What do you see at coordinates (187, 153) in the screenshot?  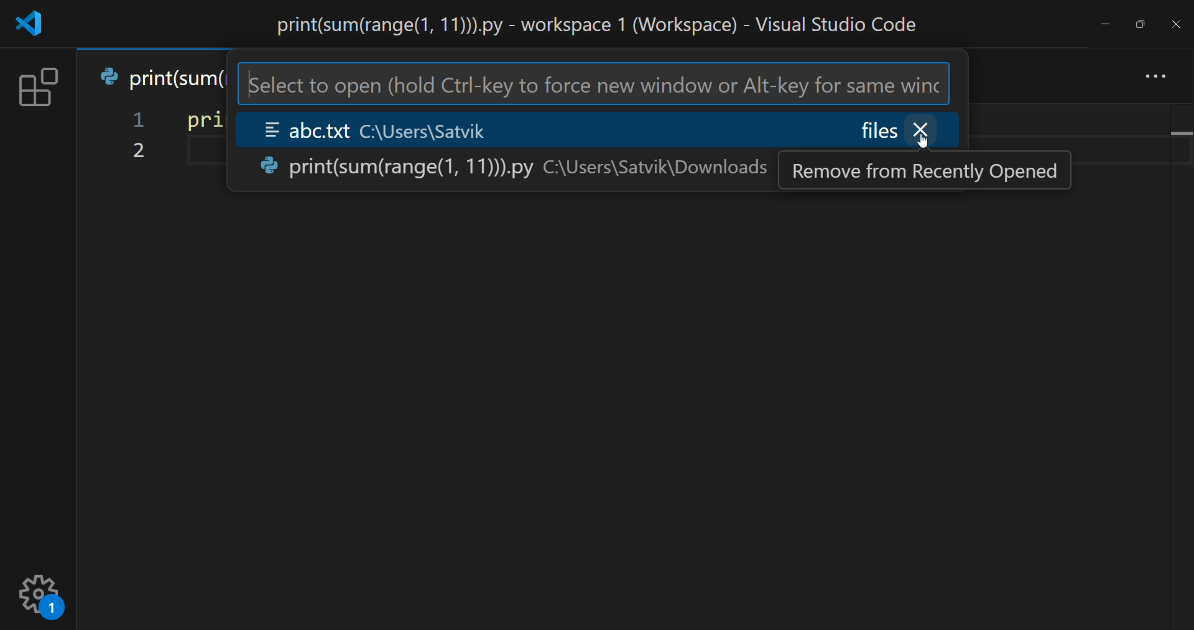 I see `start writing` at bounding box center [187, 153].